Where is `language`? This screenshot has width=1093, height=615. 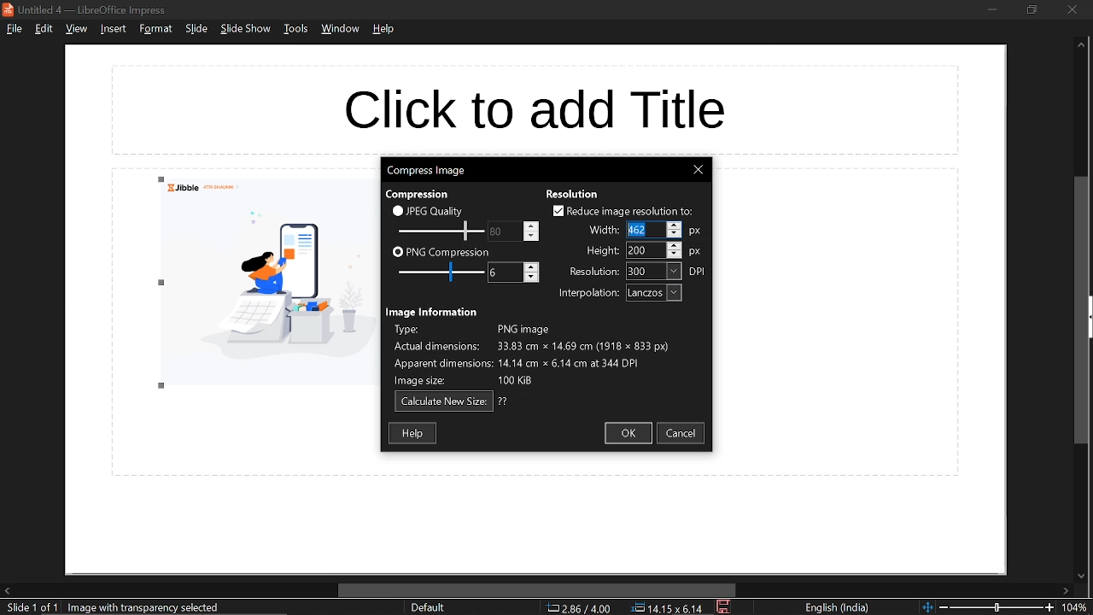 language is located at coordinates (838, 608).